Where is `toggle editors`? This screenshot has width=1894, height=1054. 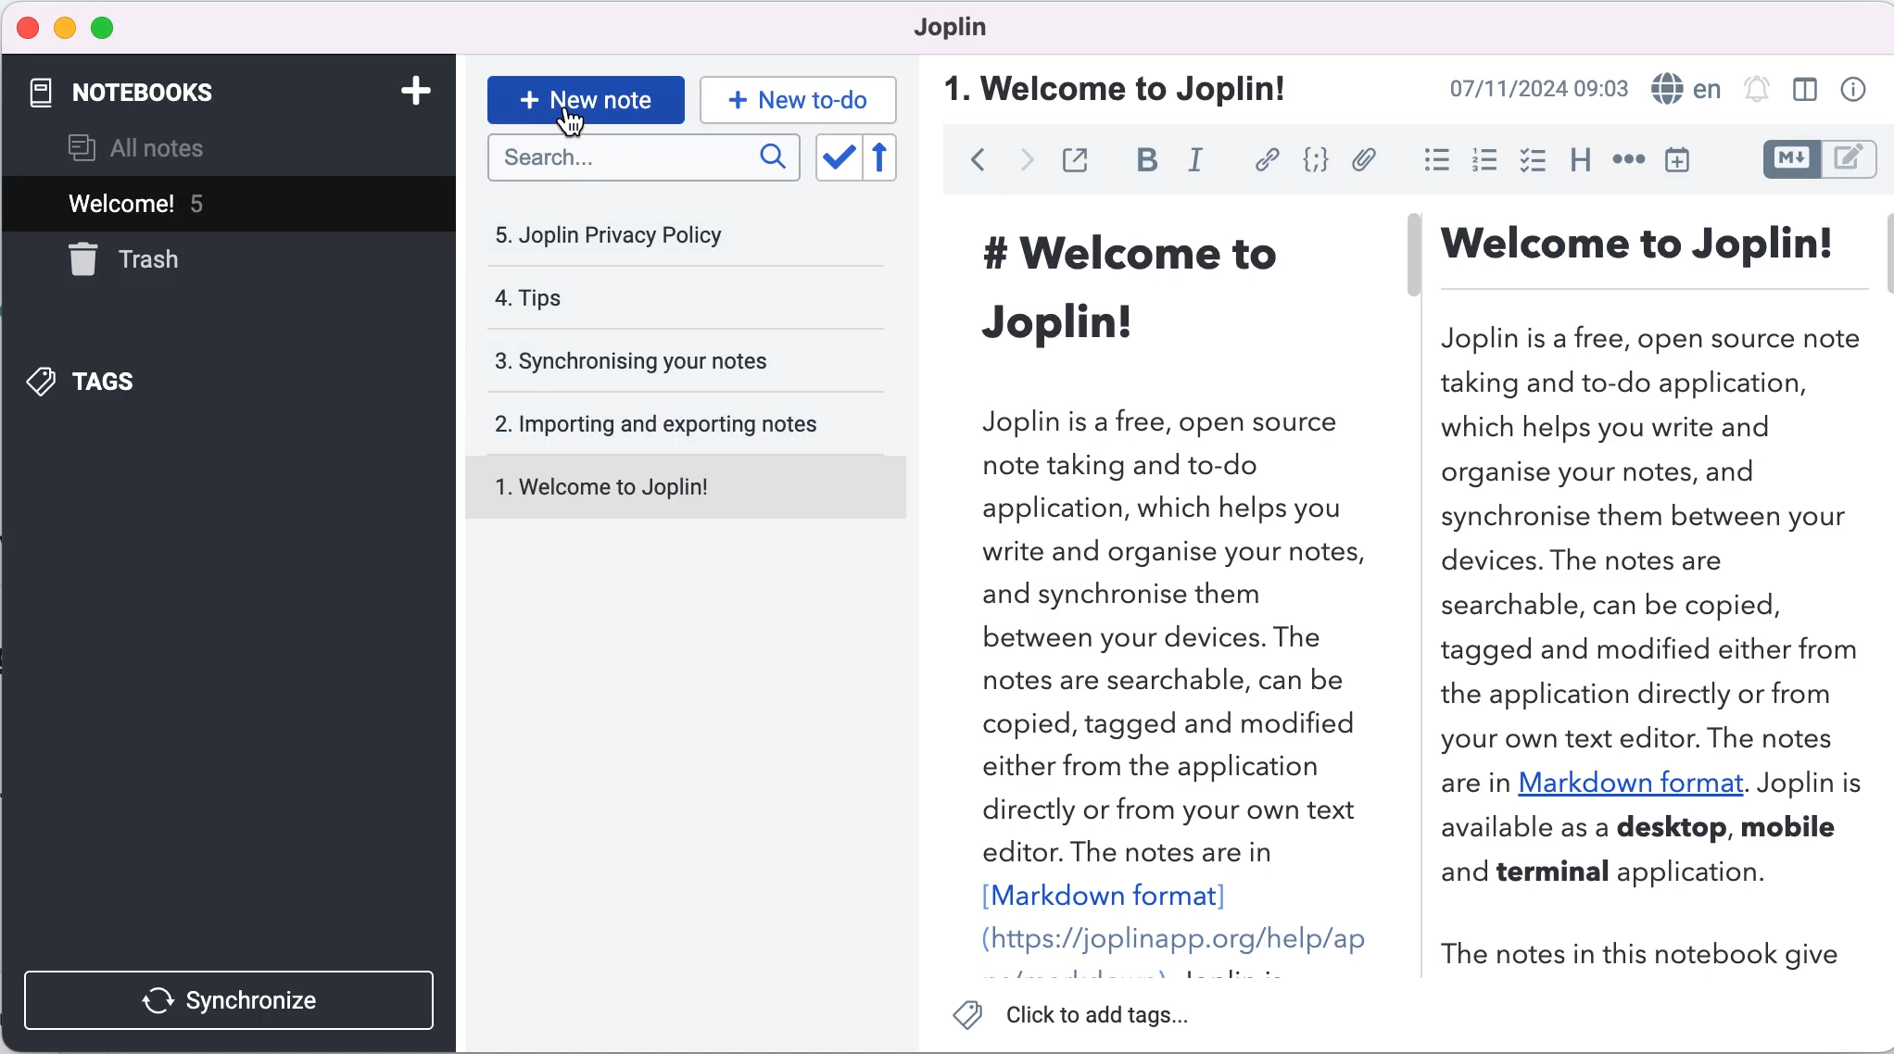 toggle editors is located at coordinates (1813, 159).